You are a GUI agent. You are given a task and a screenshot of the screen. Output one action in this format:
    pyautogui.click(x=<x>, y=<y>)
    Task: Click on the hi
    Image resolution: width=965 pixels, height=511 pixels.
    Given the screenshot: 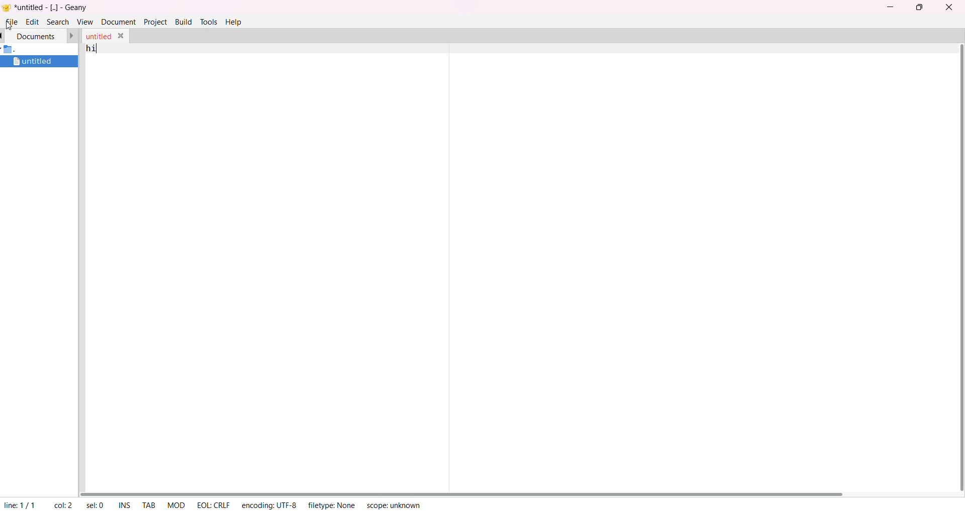 What is the action you would take?
    pyautogui.click(x=91, y=48)
    